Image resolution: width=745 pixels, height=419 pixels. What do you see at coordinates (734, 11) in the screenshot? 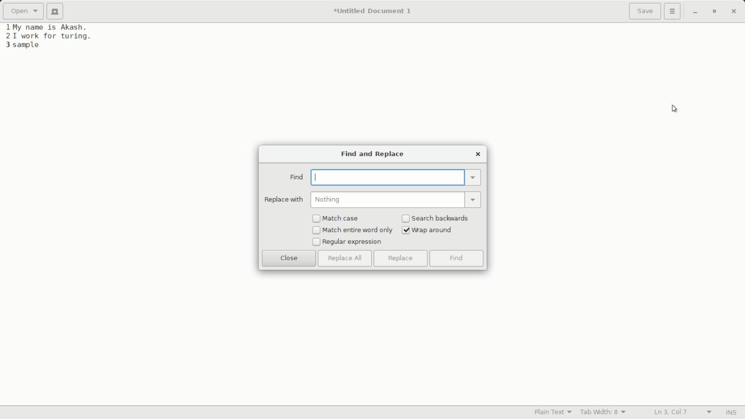
I see `close app` at bounding box center [734, 11].